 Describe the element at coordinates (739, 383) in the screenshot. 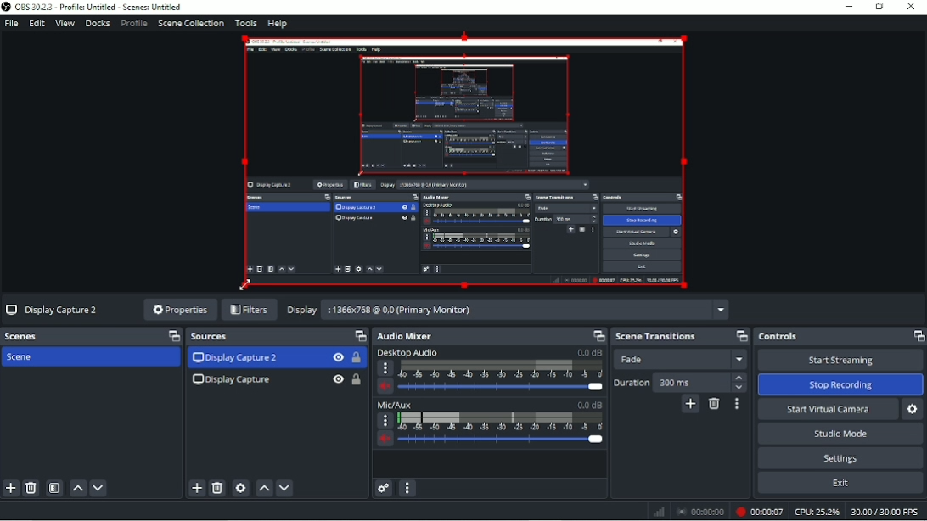

I see `stepper buttons` at that location.